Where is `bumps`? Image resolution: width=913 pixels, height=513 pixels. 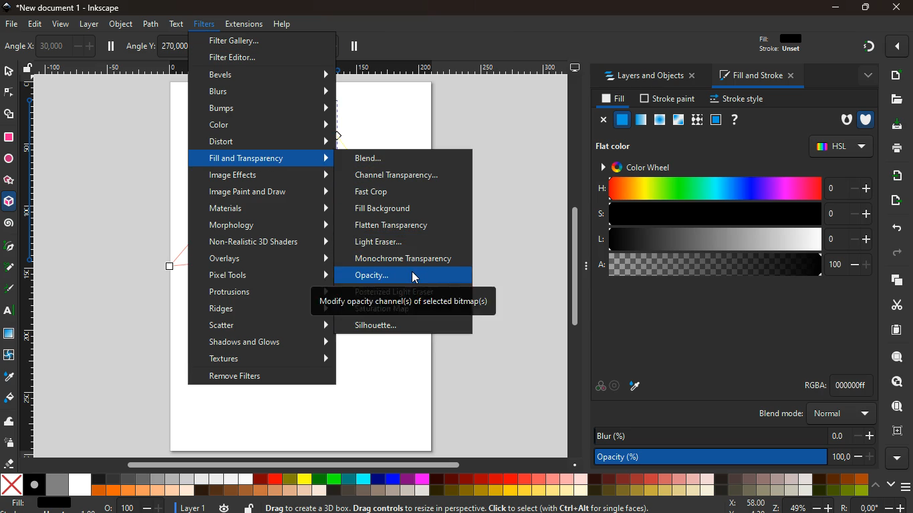
bumps is located at coordinates (269, 108).